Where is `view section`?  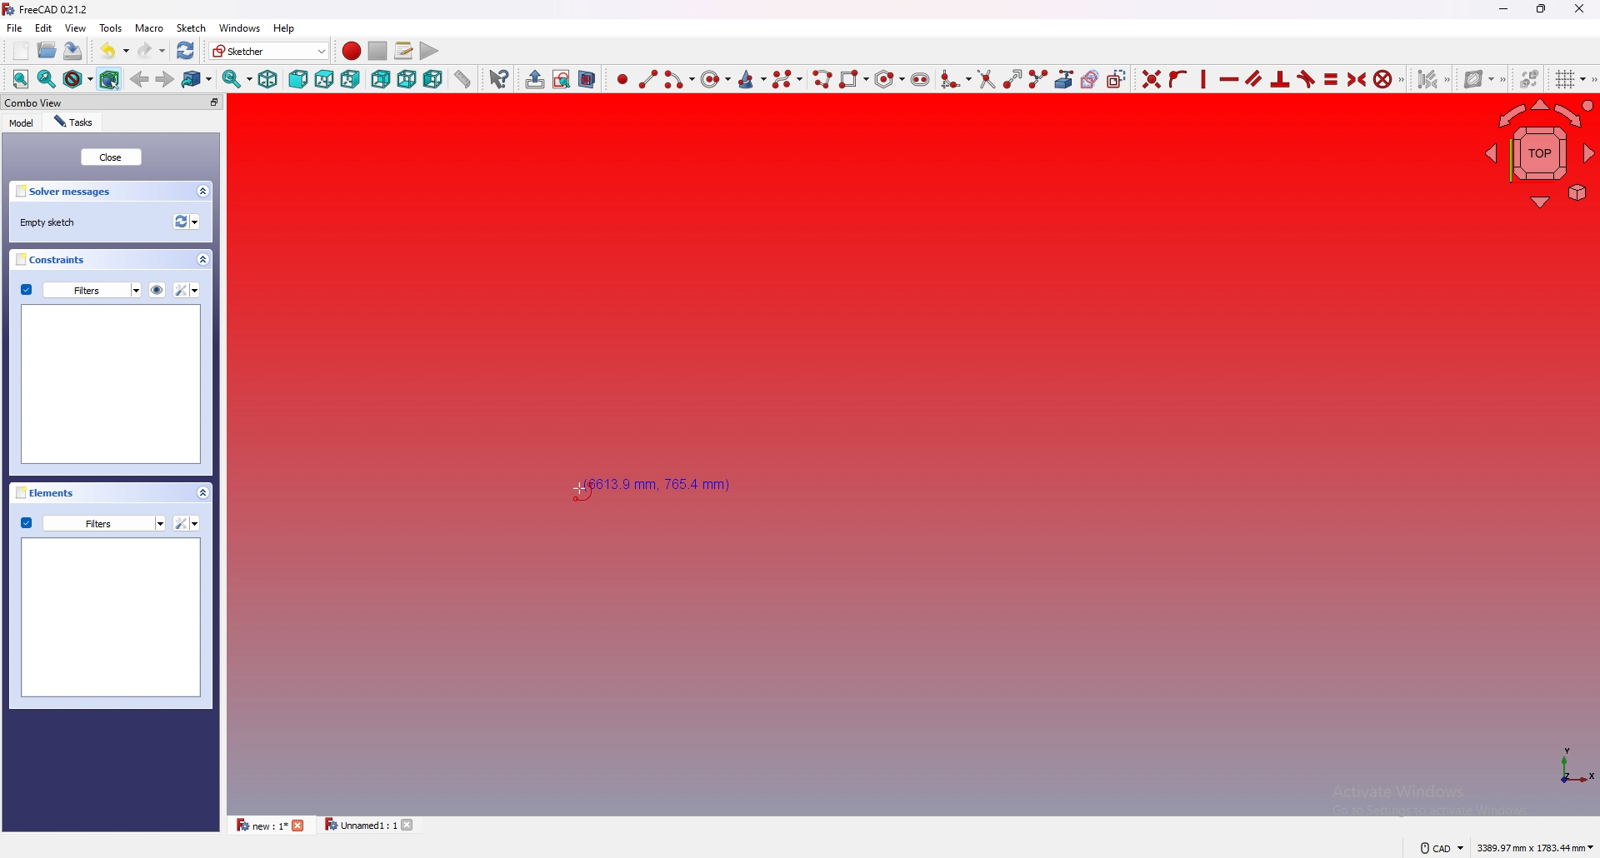 view section is located at coordinates (586, 79).